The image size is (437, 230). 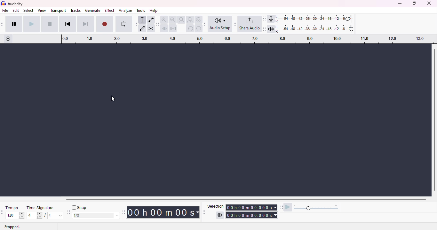 I want to click on snap tool bar, so click(x=69, y=212).